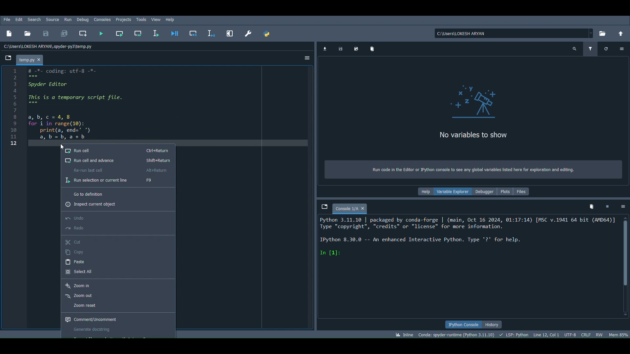 The width and height of the screenshot is (630, 354). I want to click on Scrollbar, so click(626, 267).